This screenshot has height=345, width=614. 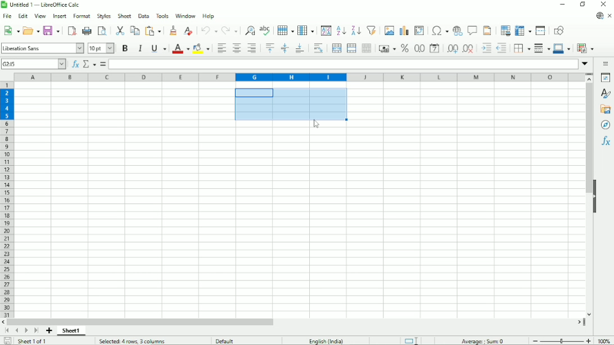 I want to click on Gallery, so click(x=606, y=110).